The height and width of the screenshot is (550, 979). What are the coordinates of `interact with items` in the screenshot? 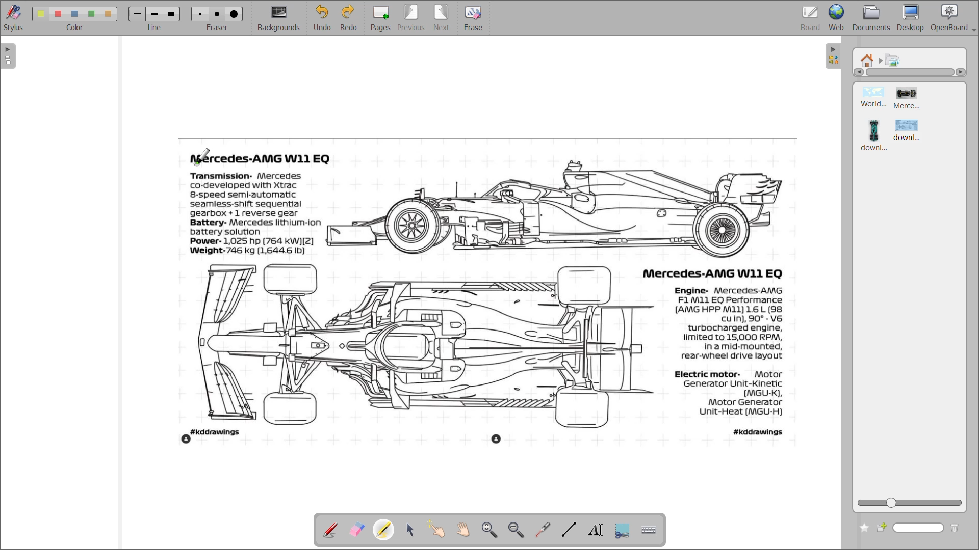 It's located at (440, 530).